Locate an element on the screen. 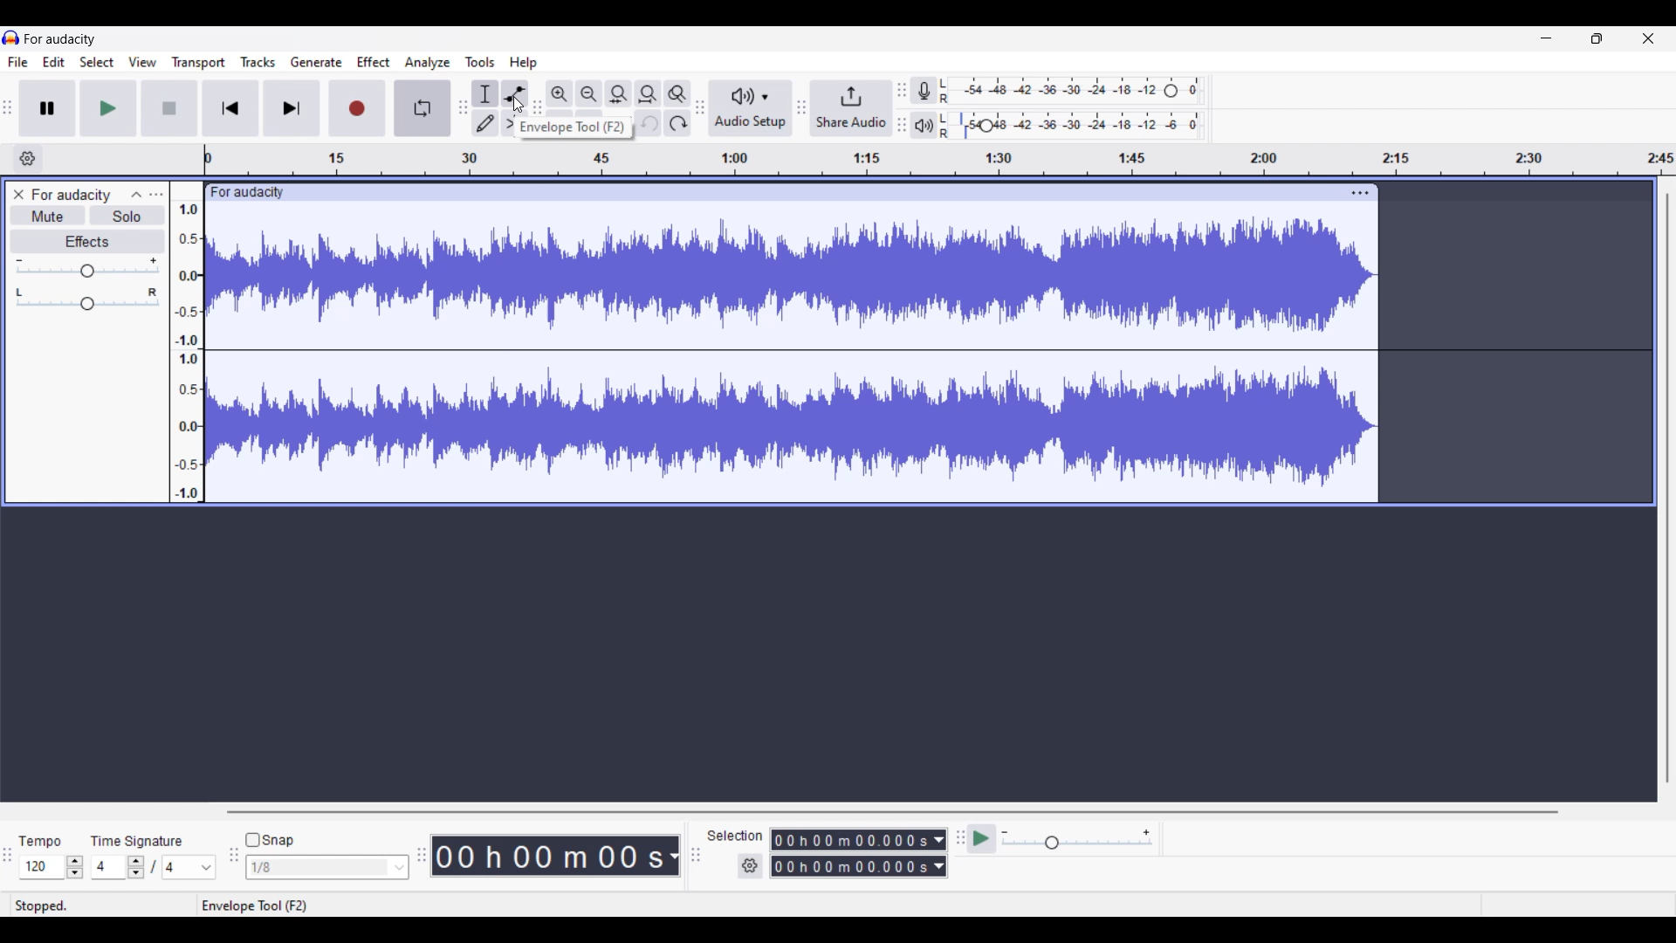 This screenshot has width=1676, height=943. Generate is located at coordinates (316, 62).